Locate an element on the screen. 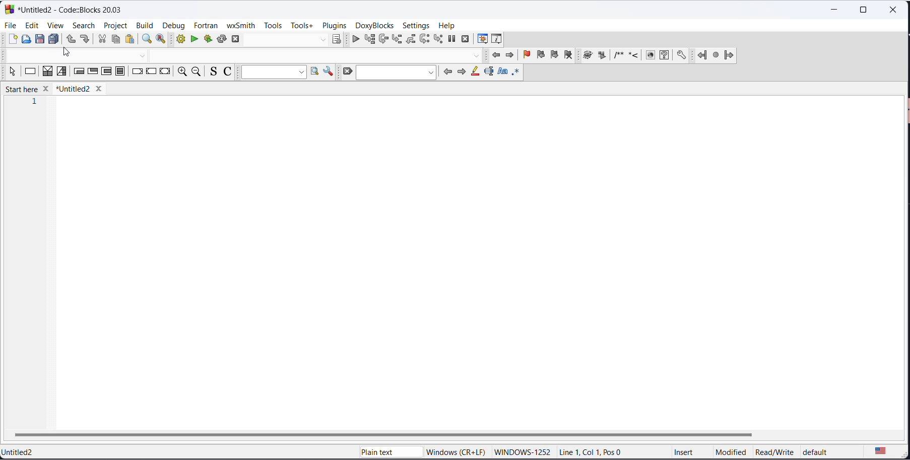  Fortran is located at coordinates (207, 25).